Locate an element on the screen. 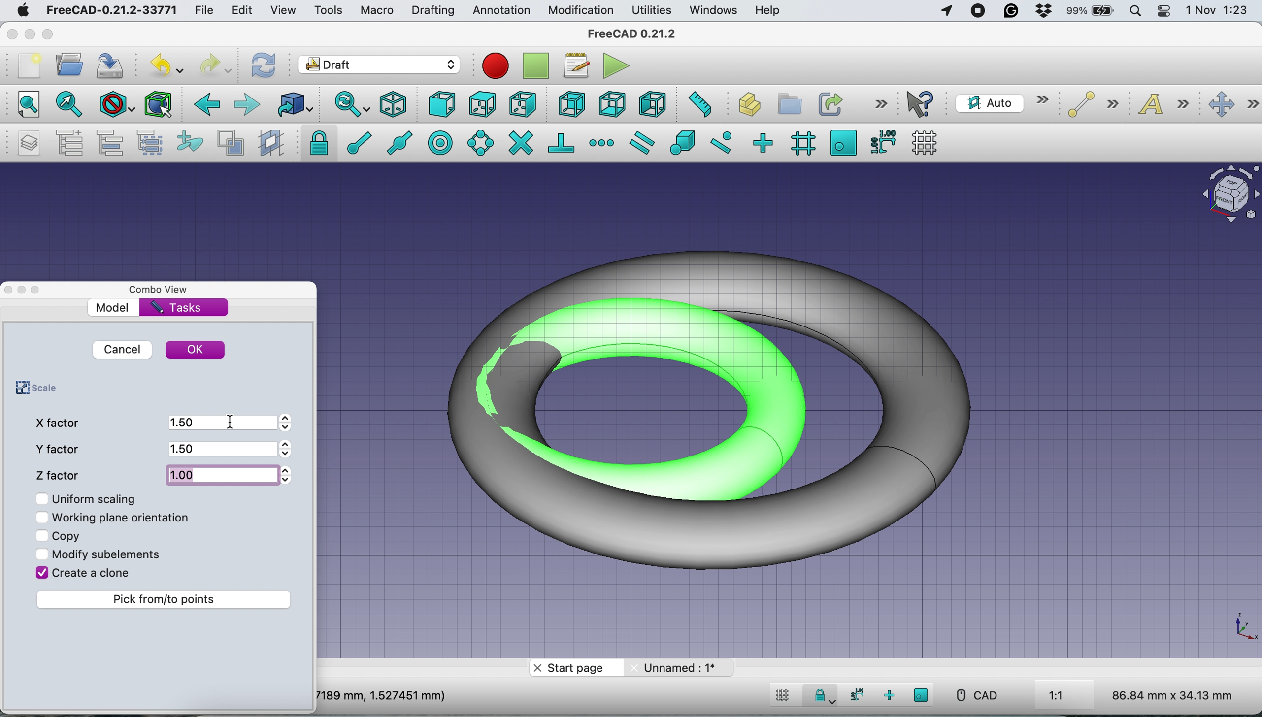 This screenshot has width=1262, height=717. snap ortho is located at coordinates (888, 695).